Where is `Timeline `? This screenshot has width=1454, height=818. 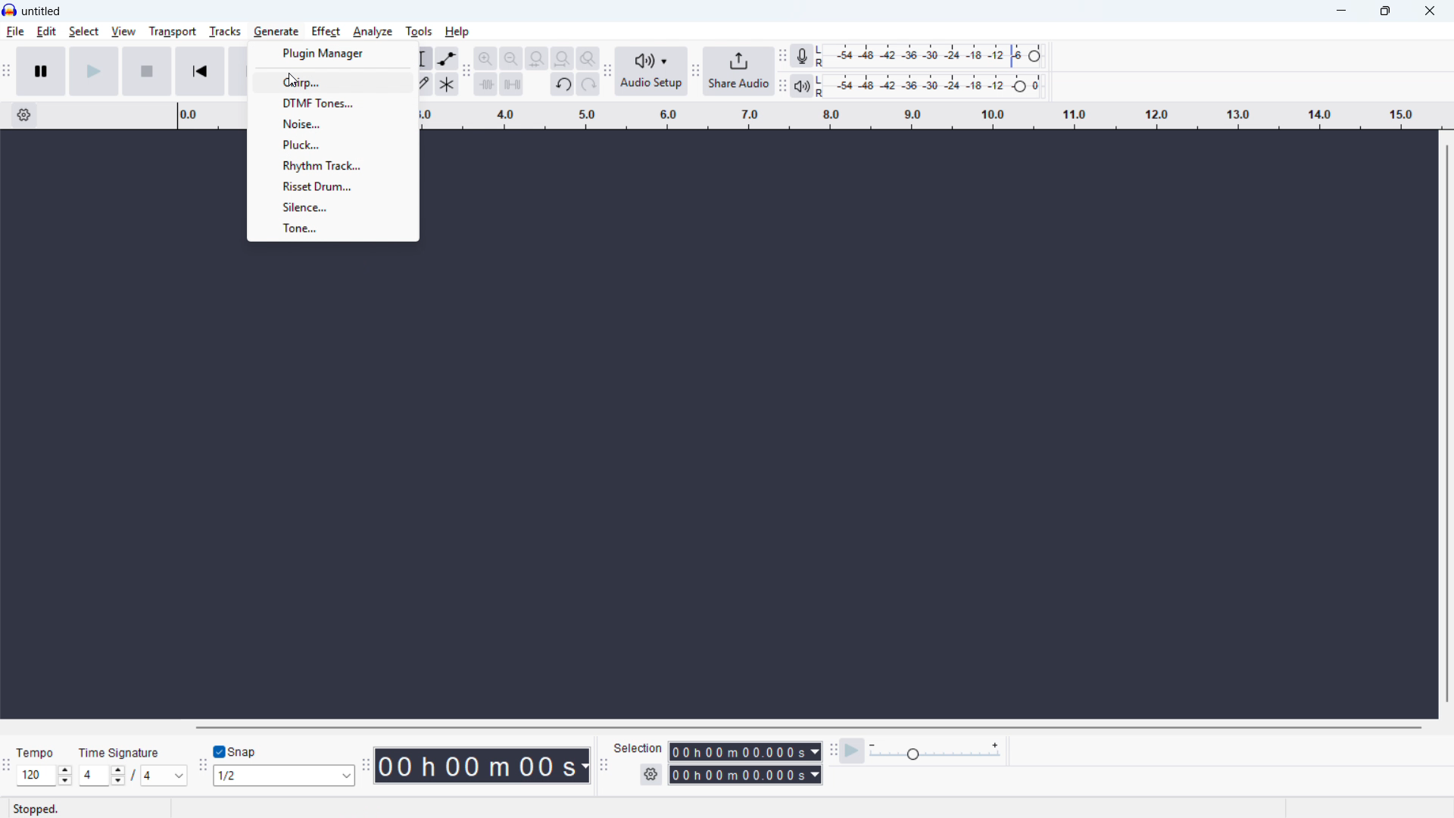 Timeline  is located at coordinates (934, 116).